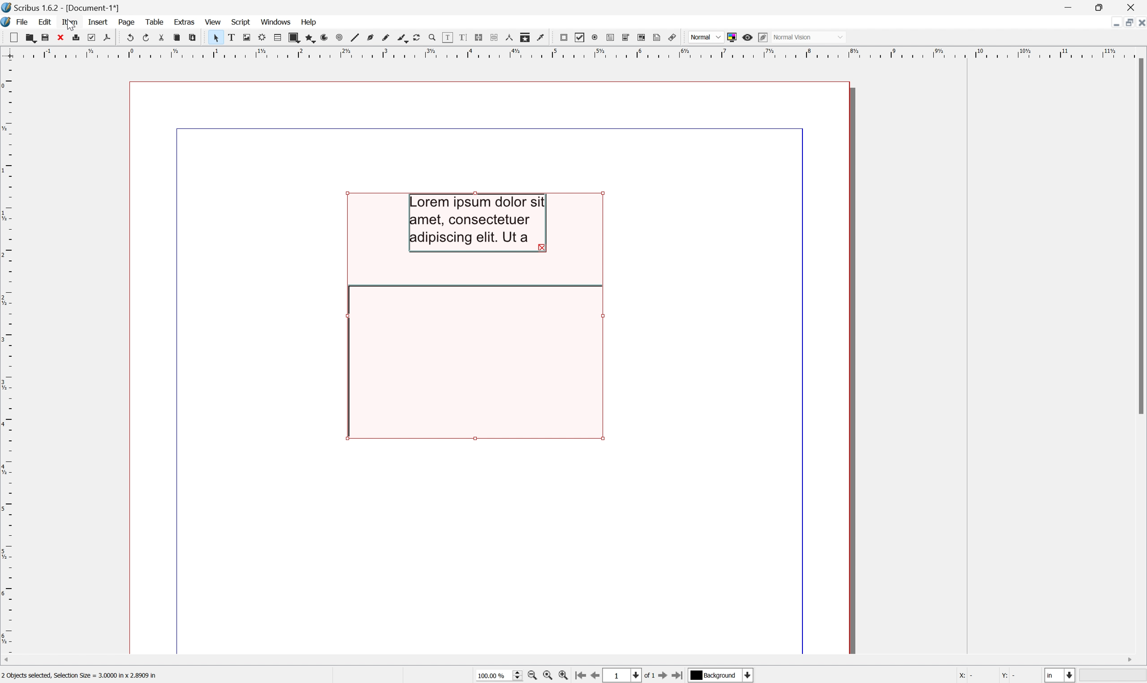  I want to click on Zoom out by the stepping value, so click(534, 676).